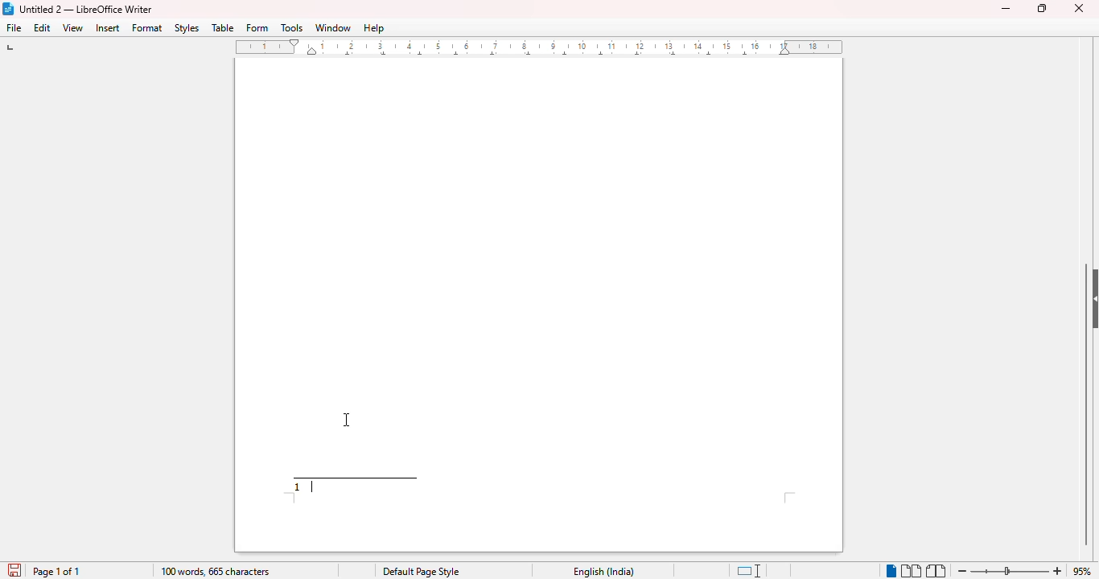  I want to click on single-page view, so click(890, 571).